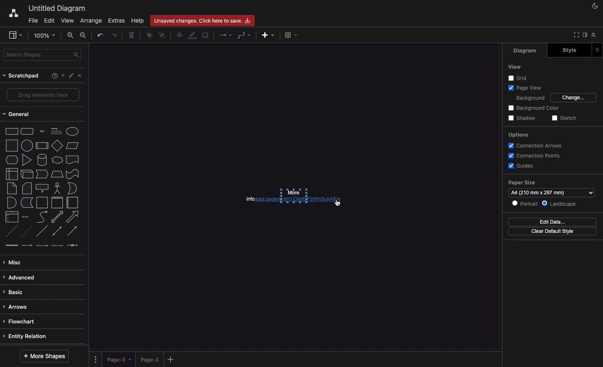 The height and width of the screenshot is (367, 603). What do you see at coordinates (12, 217) in the screenshot?
I see `list` at bounding box center [12, 217].